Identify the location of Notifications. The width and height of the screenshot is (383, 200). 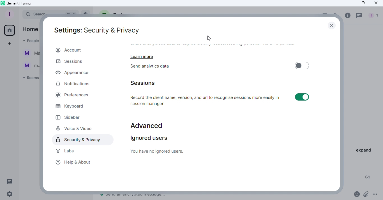
(73, 84).